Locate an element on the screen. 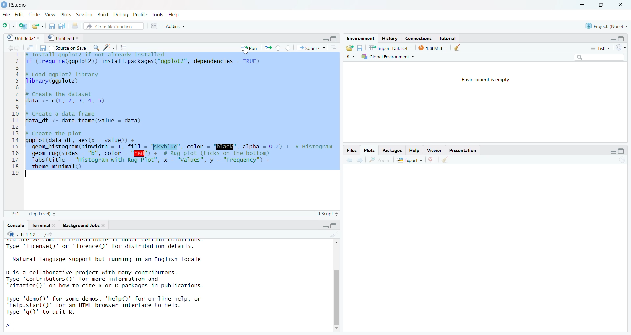 This screenshot has height=335, width=631. Show document outline is located at coordinates (334, 48).